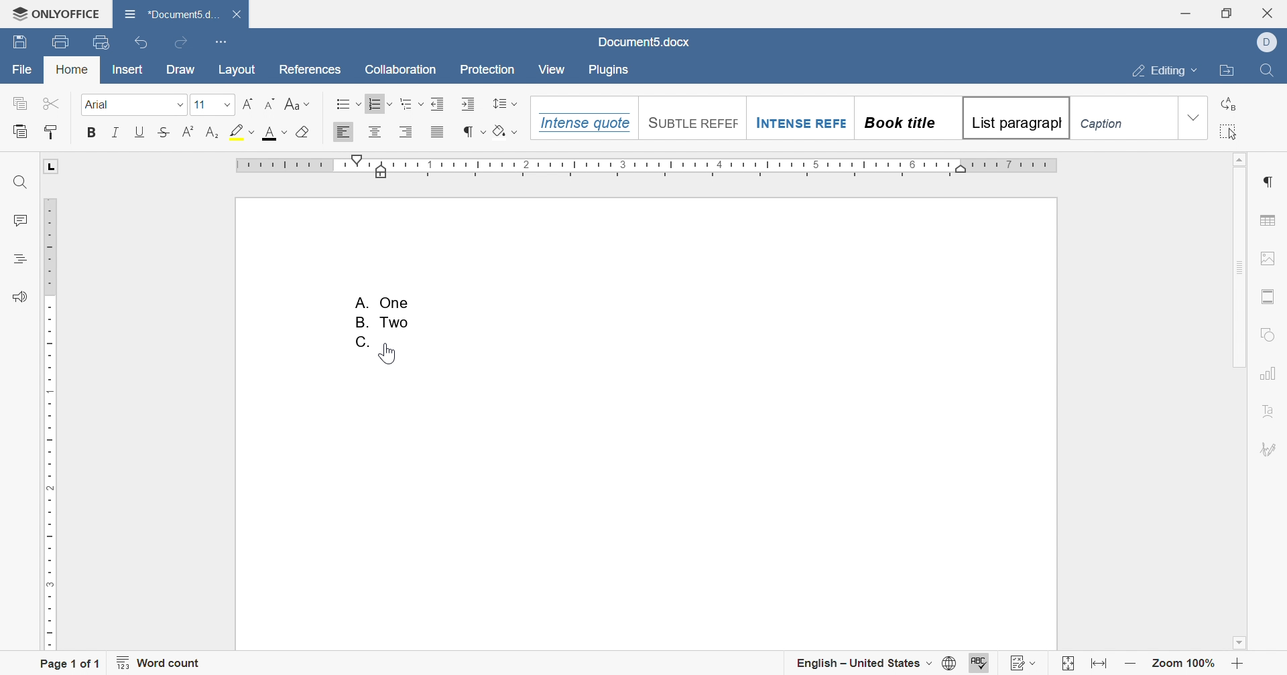  Describe the element at coordinates (875, 664) in the screenshot. I see `english - United States` at that location.